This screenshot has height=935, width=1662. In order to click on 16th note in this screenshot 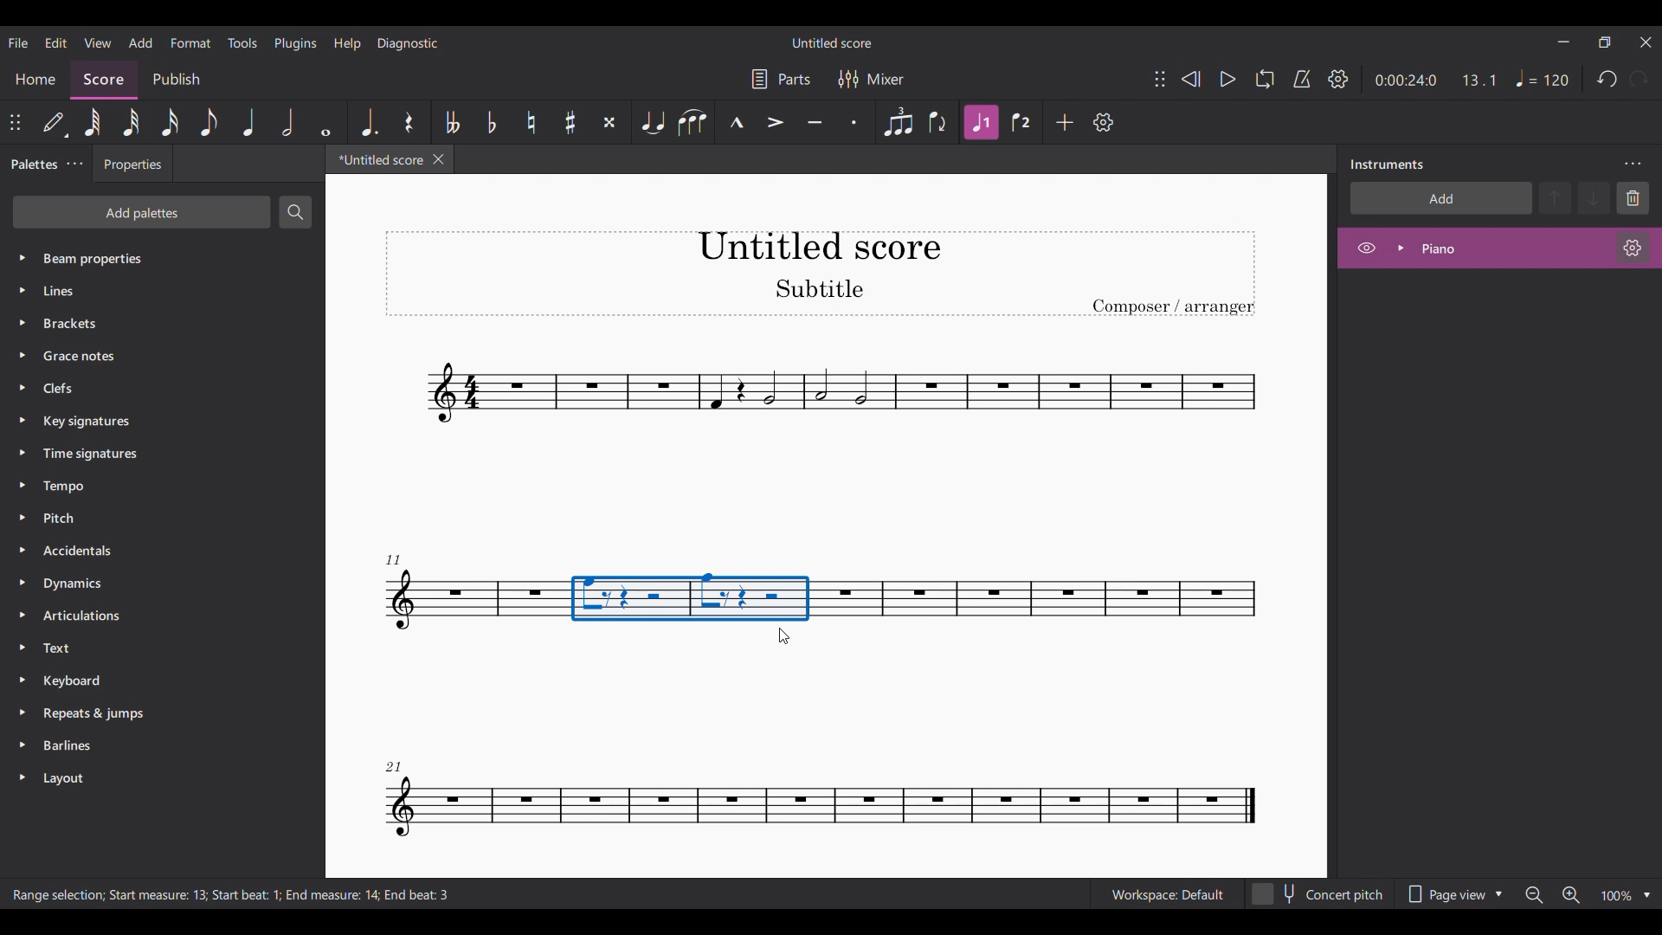, I will do `click(169, 122)`.